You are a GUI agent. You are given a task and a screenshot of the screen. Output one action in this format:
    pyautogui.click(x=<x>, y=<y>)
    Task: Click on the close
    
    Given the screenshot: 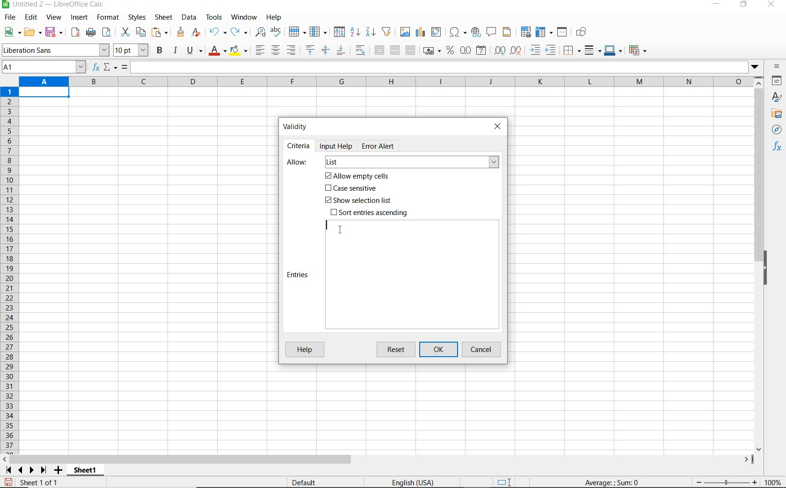 What is the action you would take?
    pyautogui.click(x=497, y=125)
    